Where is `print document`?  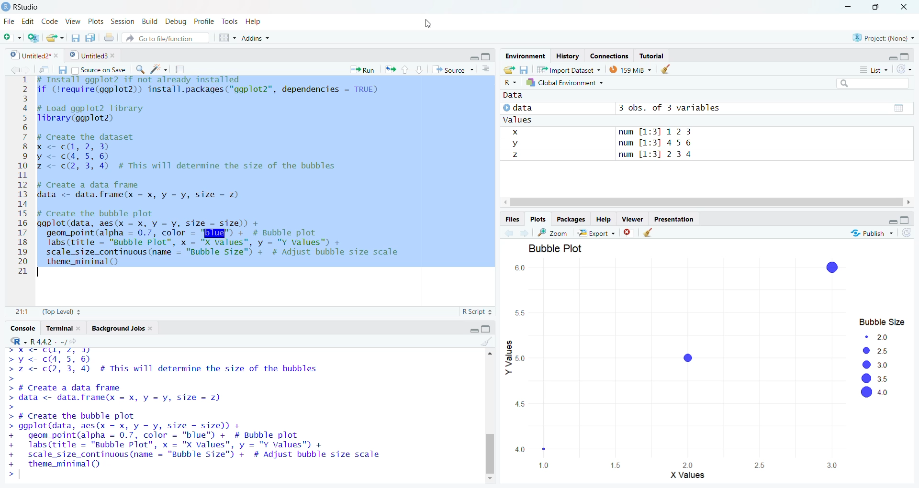
print document is located at coordinates (110, 36).